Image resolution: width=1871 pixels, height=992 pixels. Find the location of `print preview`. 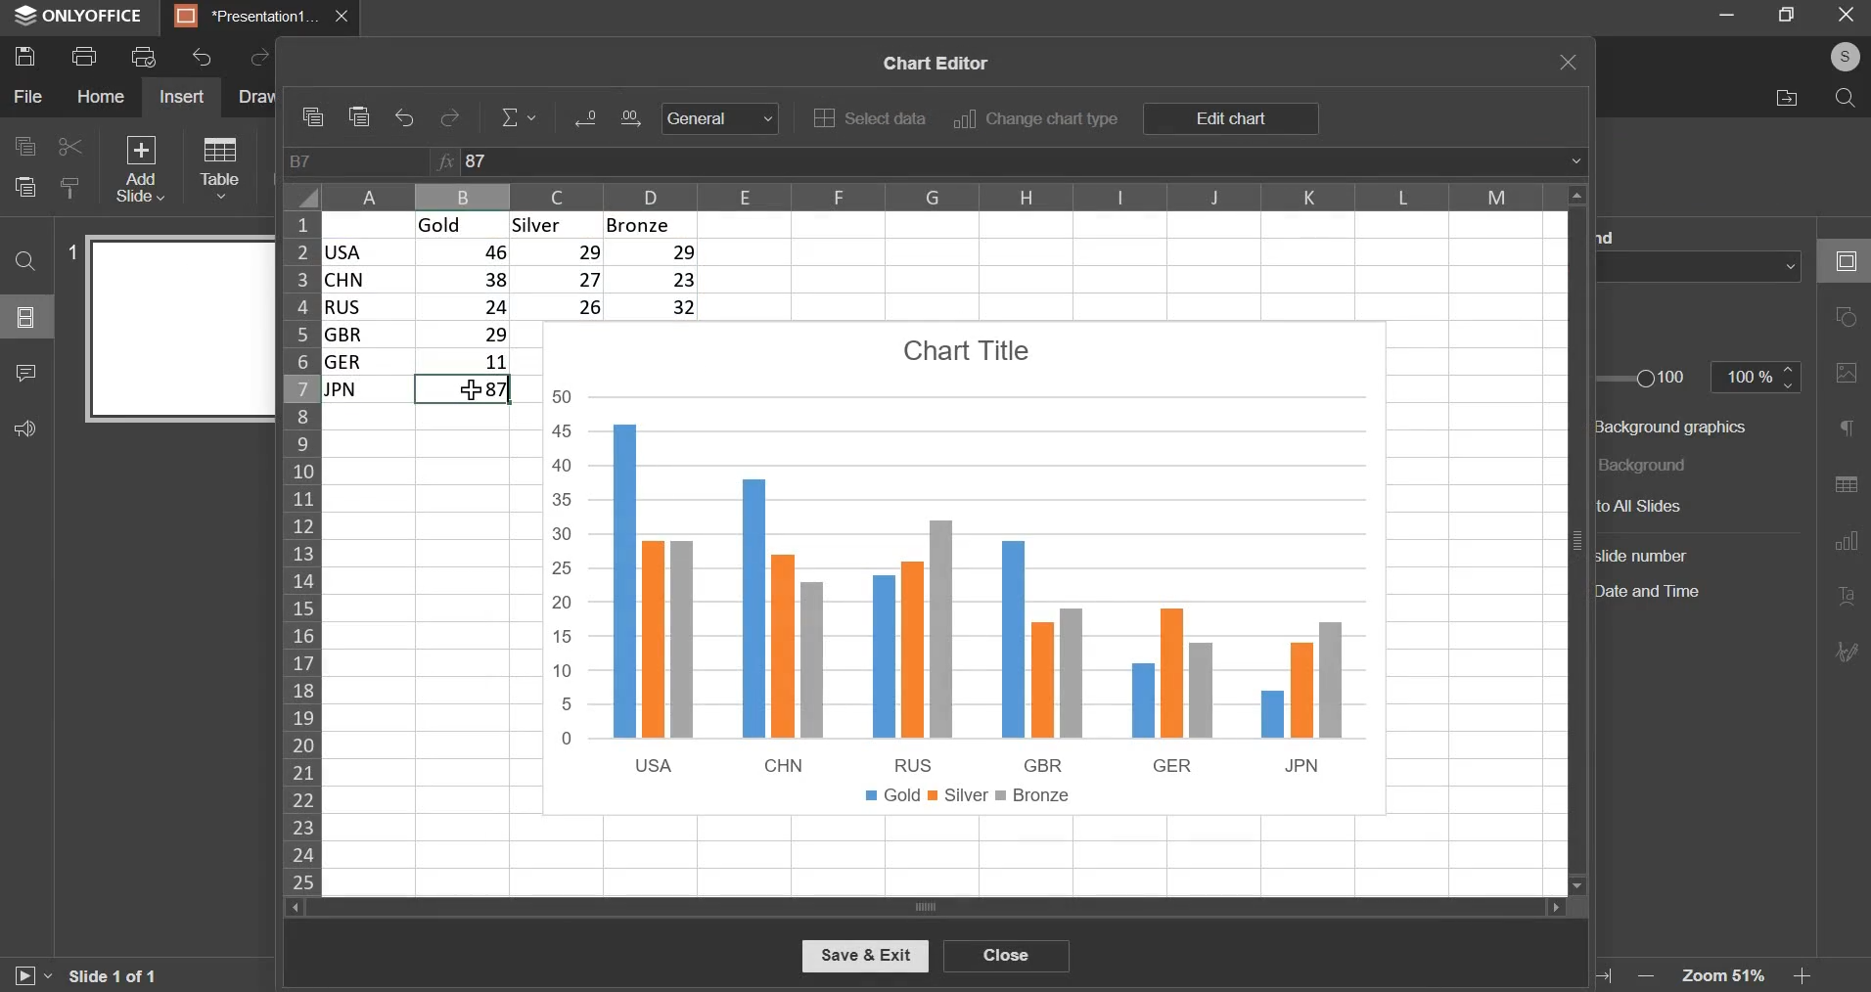

print preview is located at coordinates (144, 56).